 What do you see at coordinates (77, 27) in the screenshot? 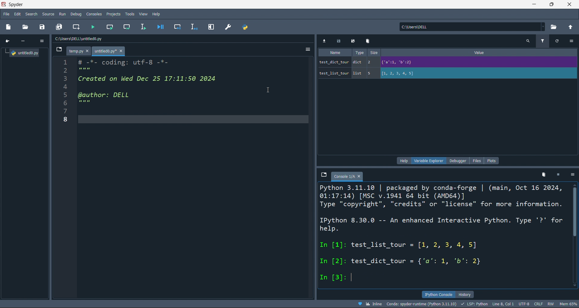
I see `new cell` at bounding box center [77, 27].